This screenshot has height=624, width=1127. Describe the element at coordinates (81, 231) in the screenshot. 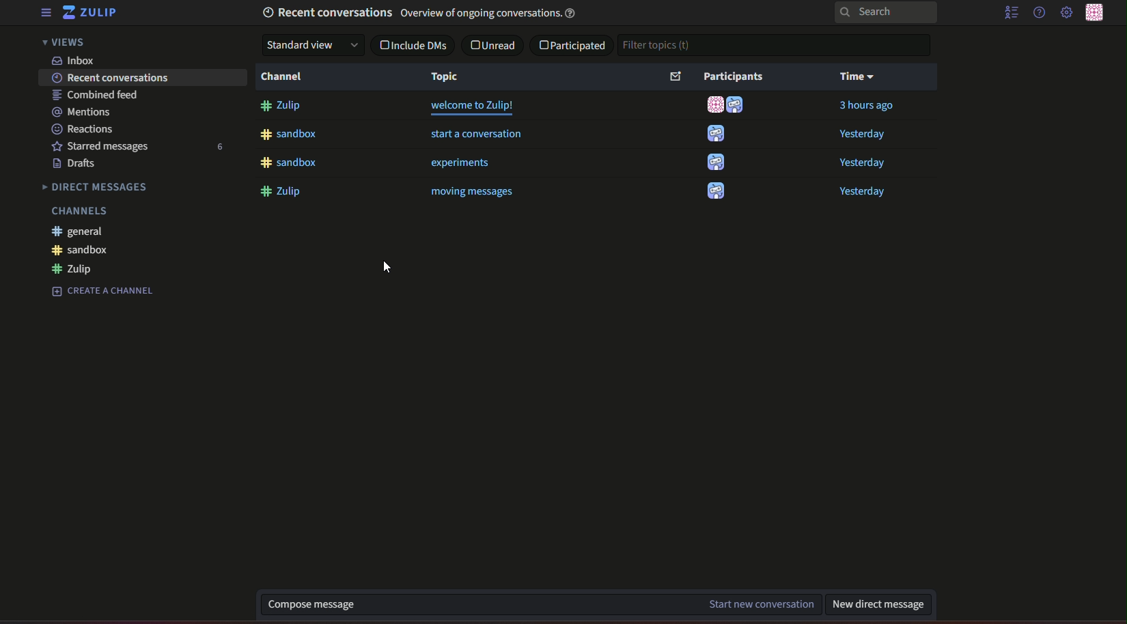

I see `#general` at that location.